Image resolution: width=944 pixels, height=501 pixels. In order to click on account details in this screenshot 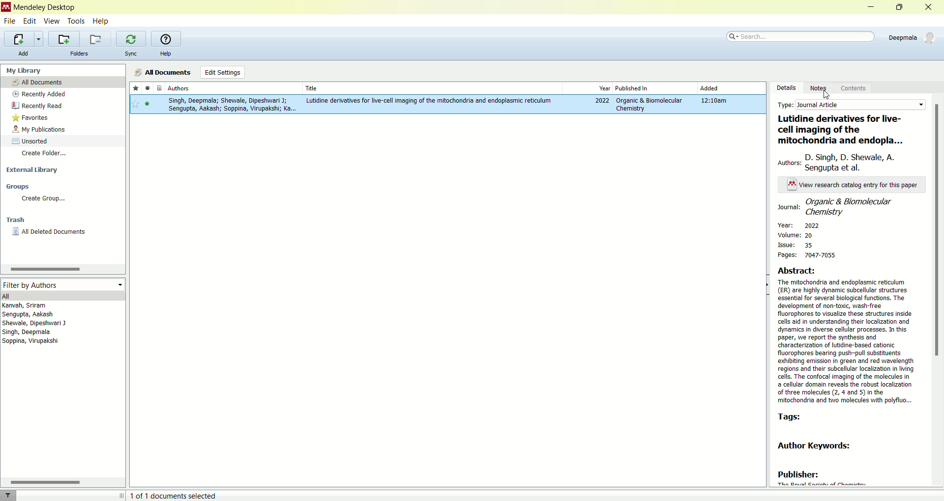, I will do `click(911, 36)`.